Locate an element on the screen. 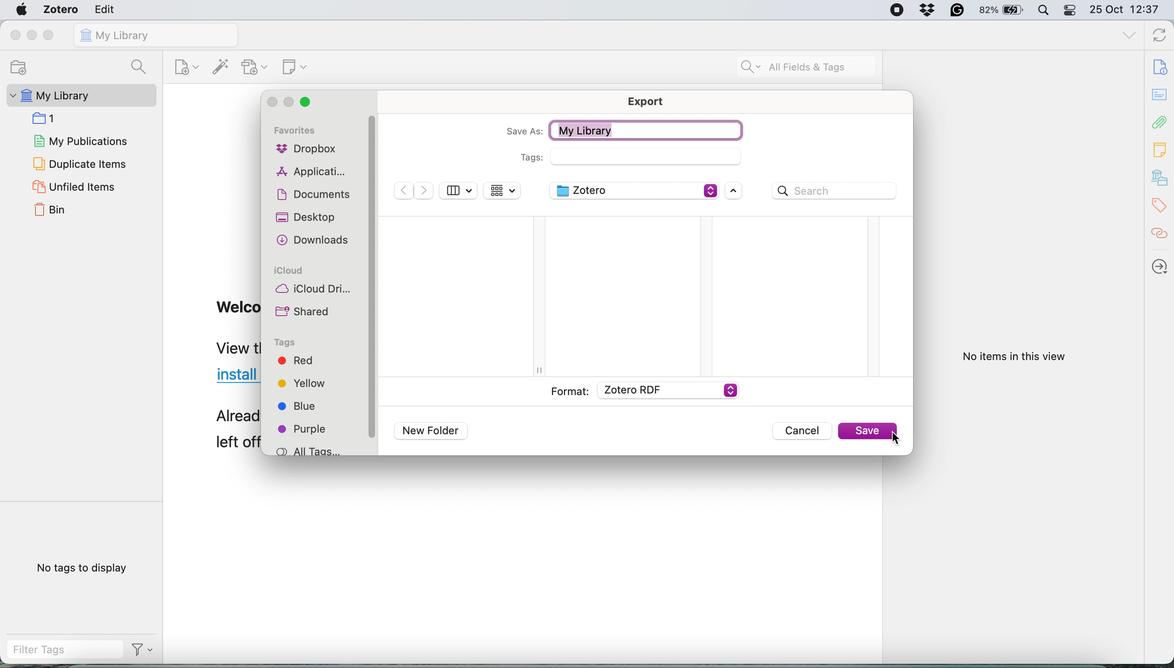 The image size is (1174, 668). Screen Recorder is located at coordinates (895, 10).